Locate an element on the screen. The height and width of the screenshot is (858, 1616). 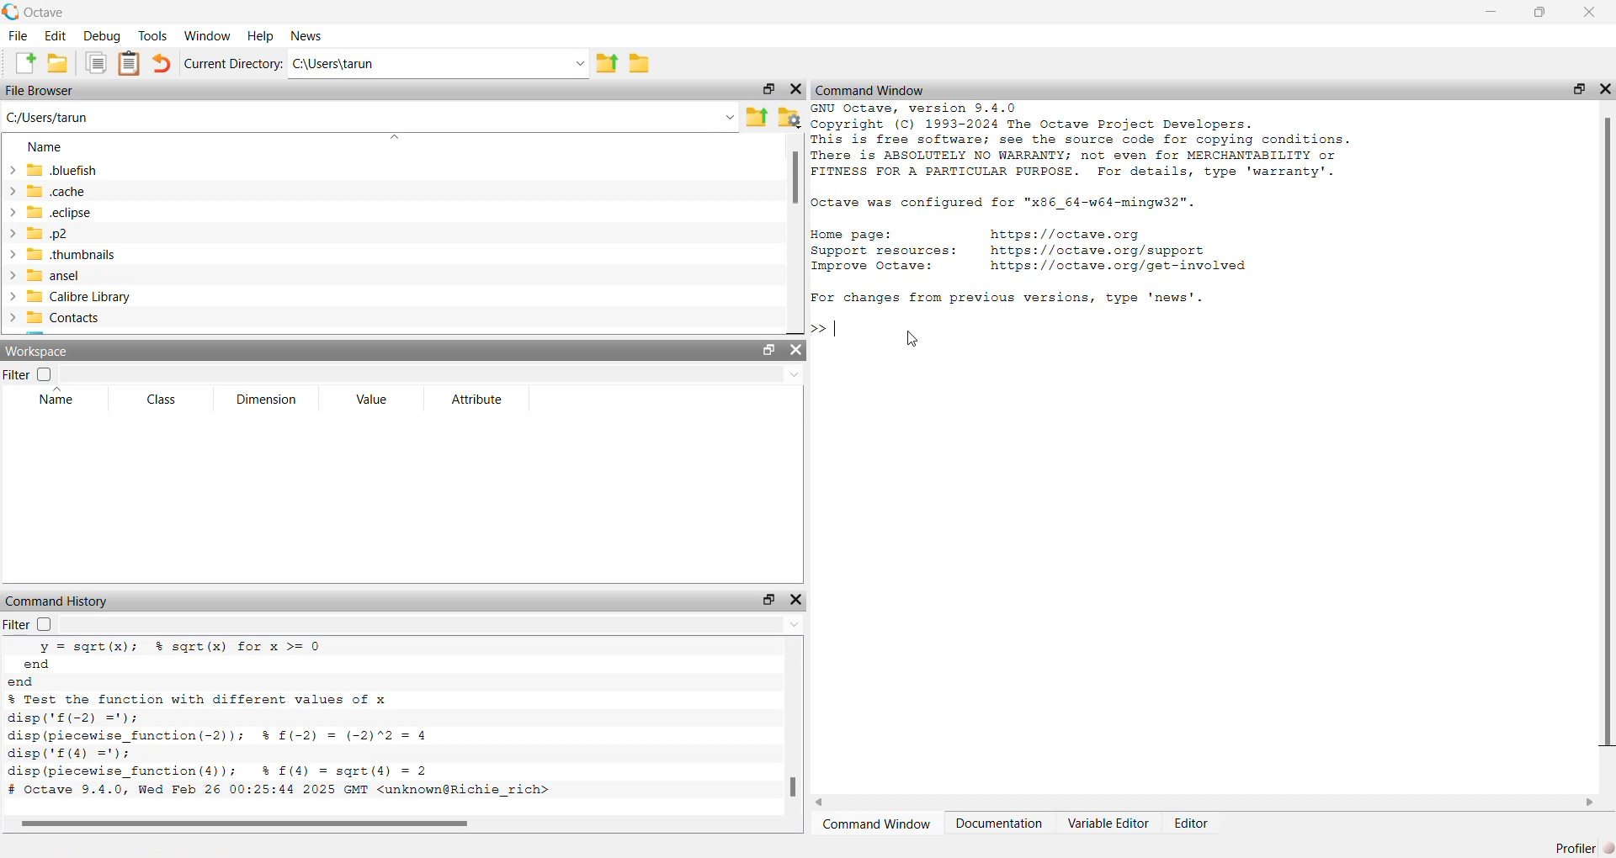
Scrollbar is located at coordinates (795, 182).